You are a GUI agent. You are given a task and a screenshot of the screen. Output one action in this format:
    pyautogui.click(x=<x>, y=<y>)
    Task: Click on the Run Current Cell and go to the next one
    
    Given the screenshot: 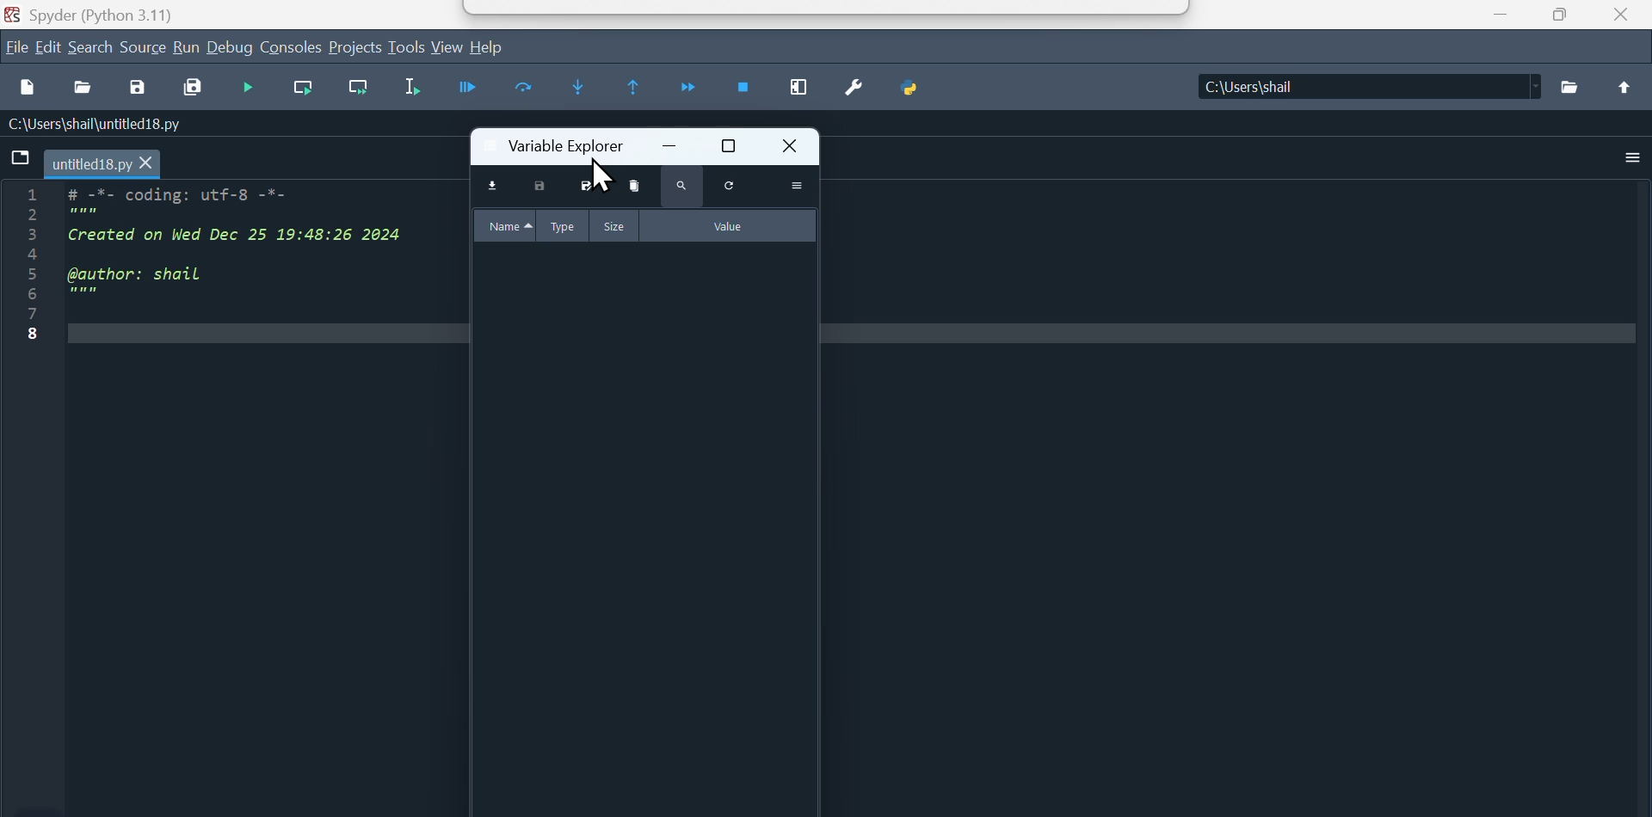 What is the action you would take?
    pyautogui.click(x=361, y=92)
    